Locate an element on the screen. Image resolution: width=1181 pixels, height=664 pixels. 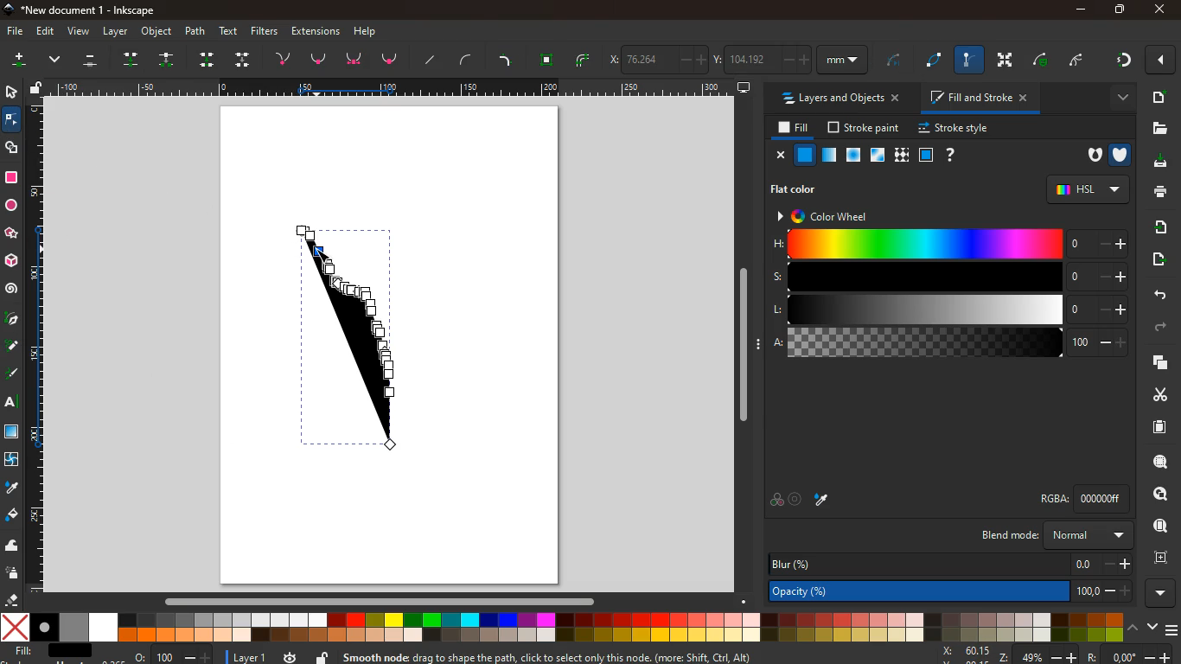
color is located at coordinates (563, 627).